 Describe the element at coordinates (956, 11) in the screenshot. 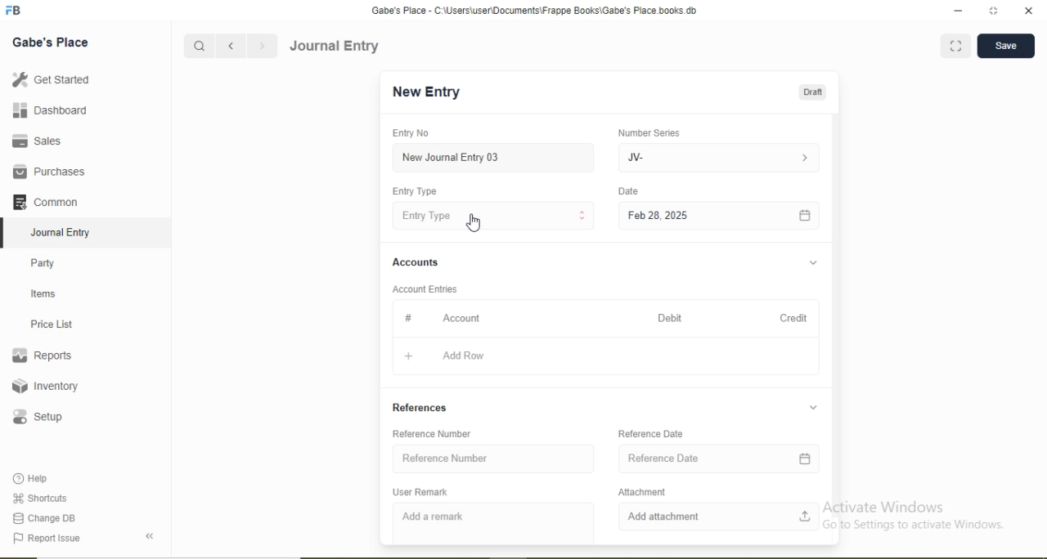

I see `minimize` at that location.